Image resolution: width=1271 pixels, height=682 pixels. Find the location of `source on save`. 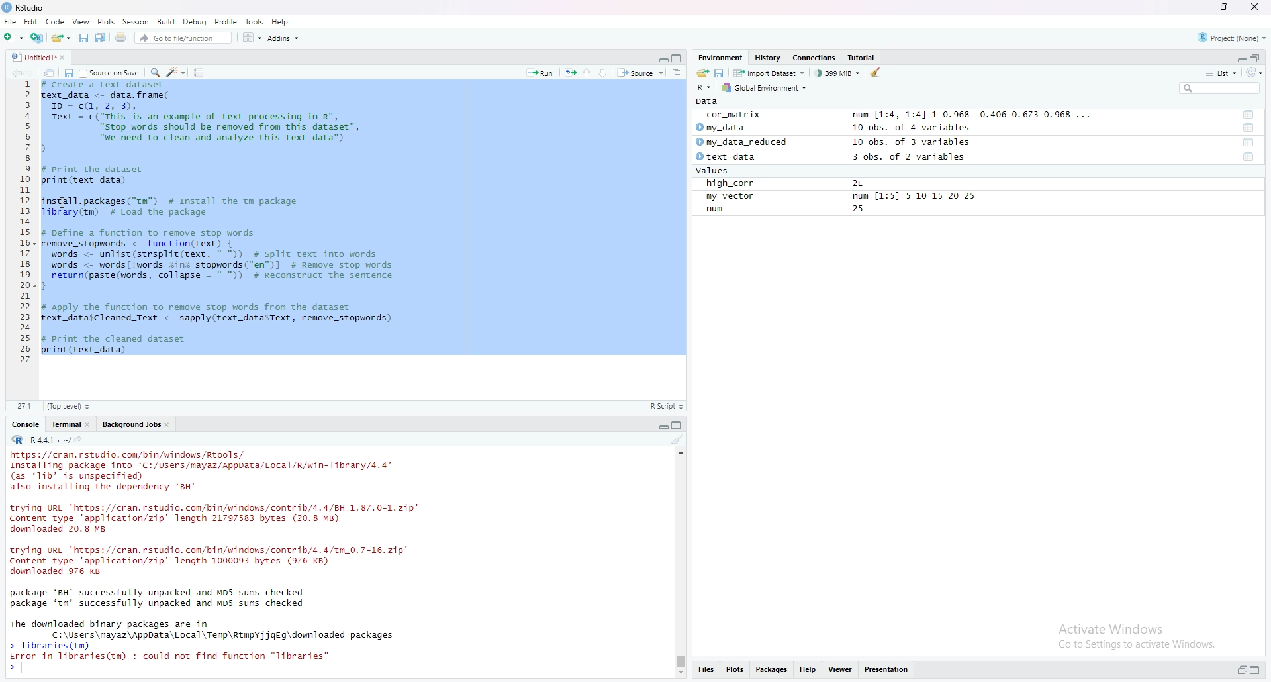

source on save is located at coordinates (111, 73).